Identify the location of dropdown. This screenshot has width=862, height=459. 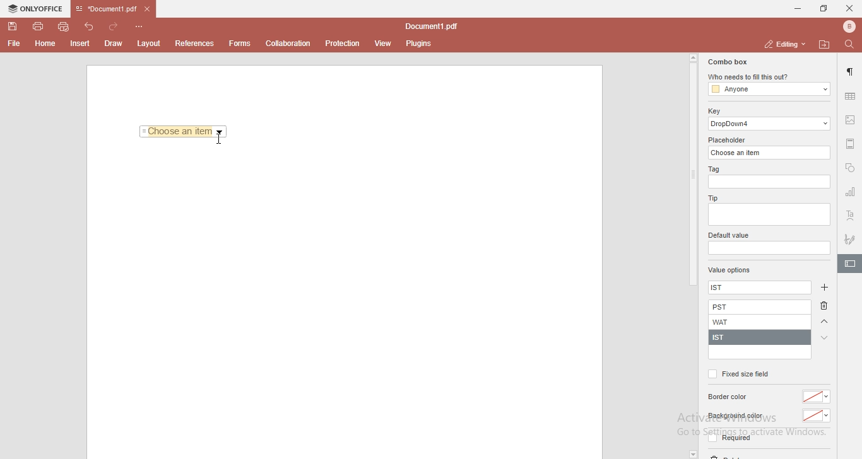
(692, 454).